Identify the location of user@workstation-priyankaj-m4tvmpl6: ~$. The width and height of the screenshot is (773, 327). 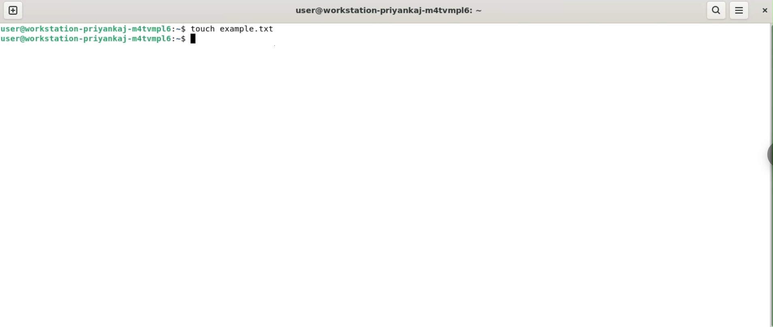
(94, 28).